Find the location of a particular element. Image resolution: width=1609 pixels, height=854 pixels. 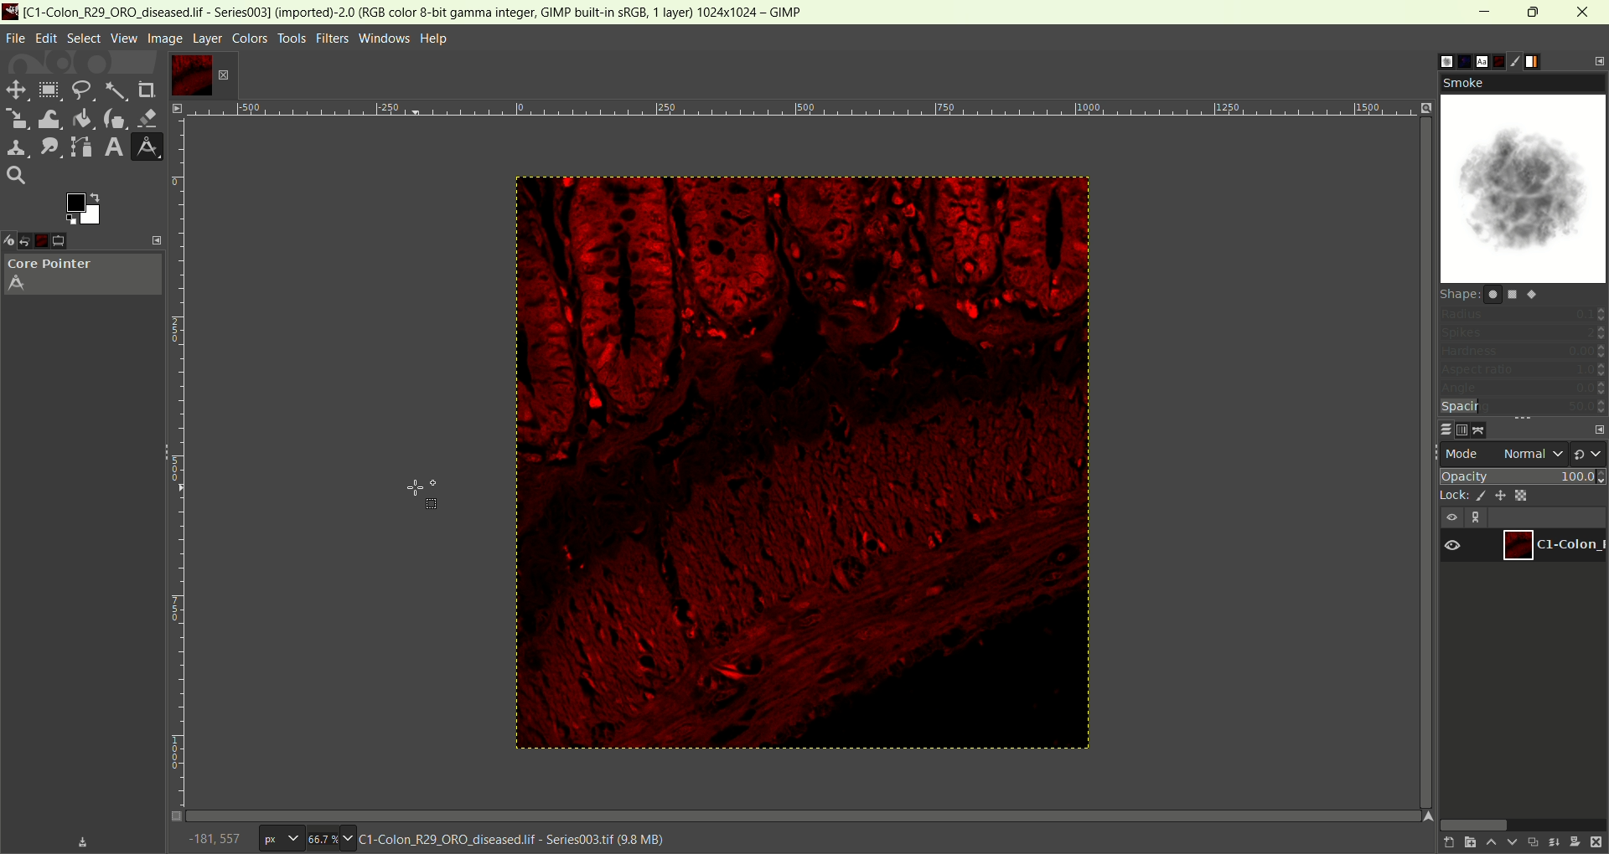

layer1 is located at coordinates (187, 75).